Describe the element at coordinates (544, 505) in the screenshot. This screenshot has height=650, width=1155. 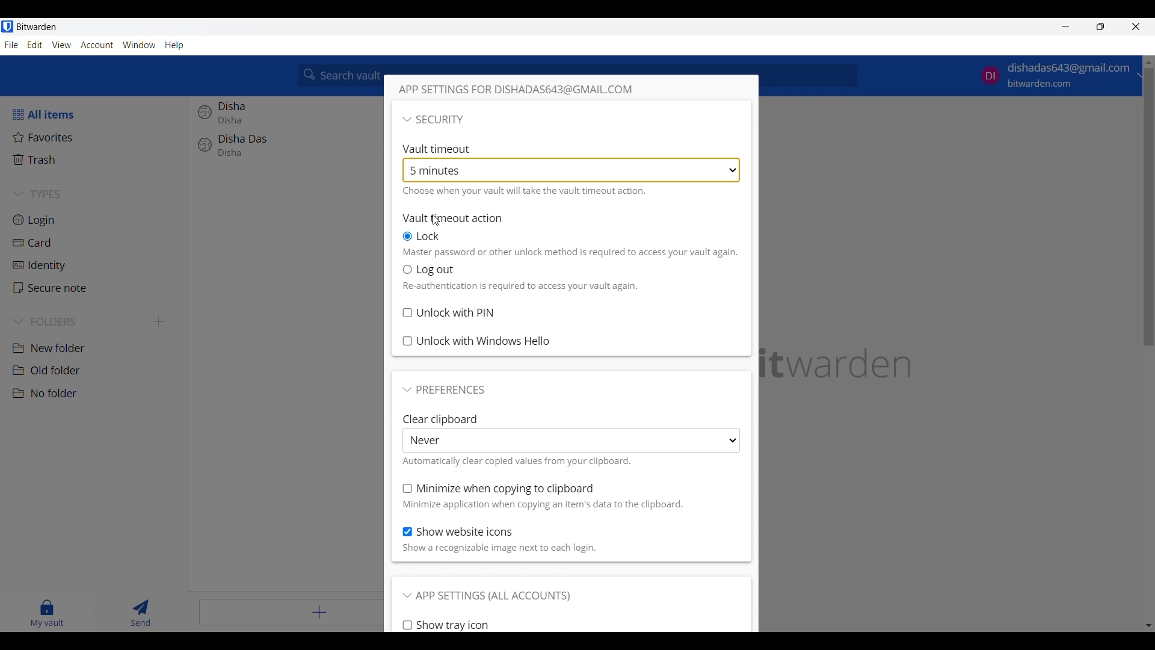
I see `Description of above toggle` at that location.